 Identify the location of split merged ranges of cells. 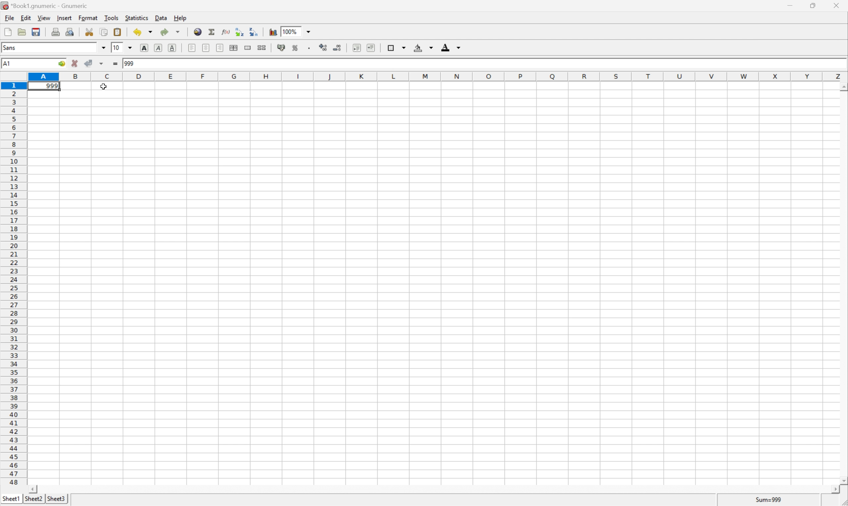
(263, 48).